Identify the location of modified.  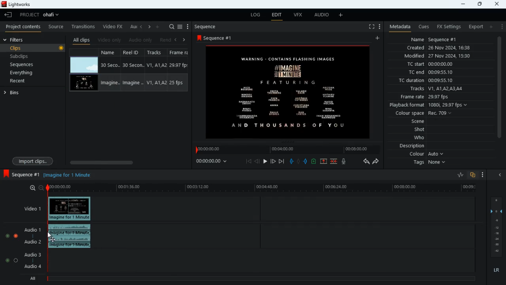
(442, 57).